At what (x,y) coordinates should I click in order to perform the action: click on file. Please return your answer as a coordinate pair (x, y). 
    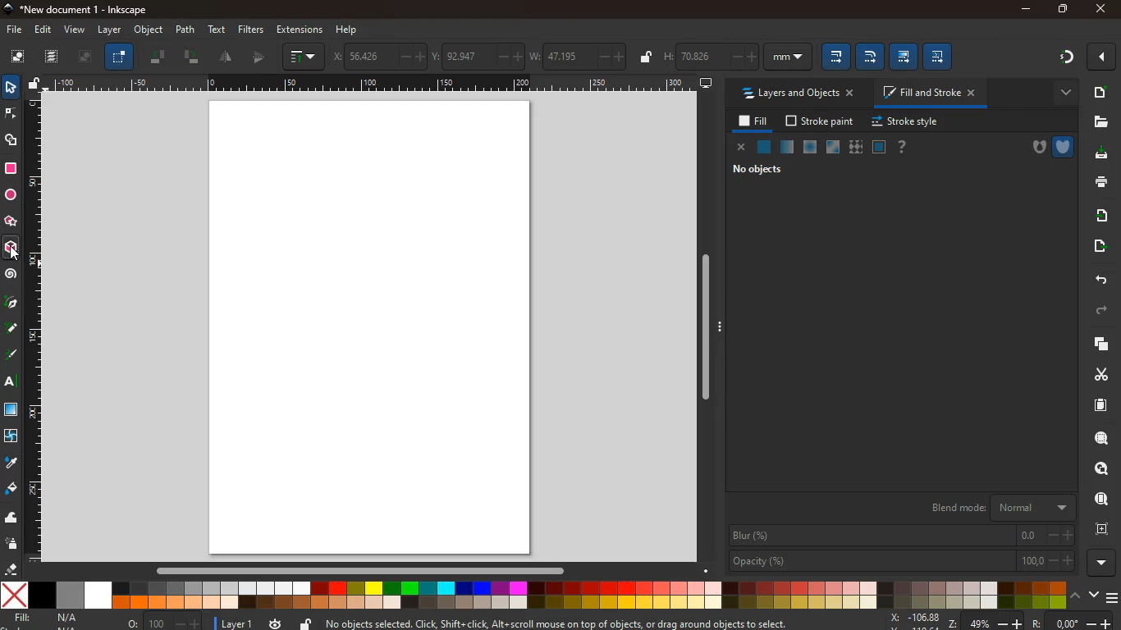
    Looking at the image, I should click on (1101, 121).